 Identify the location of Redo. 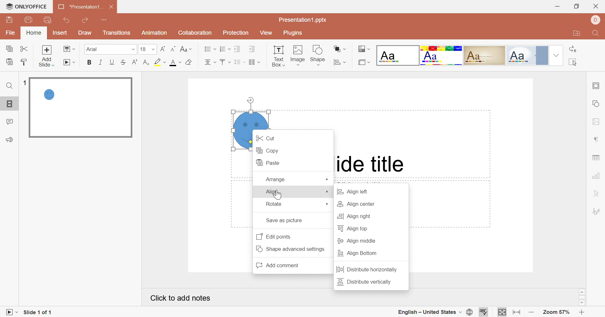
(86, 20).